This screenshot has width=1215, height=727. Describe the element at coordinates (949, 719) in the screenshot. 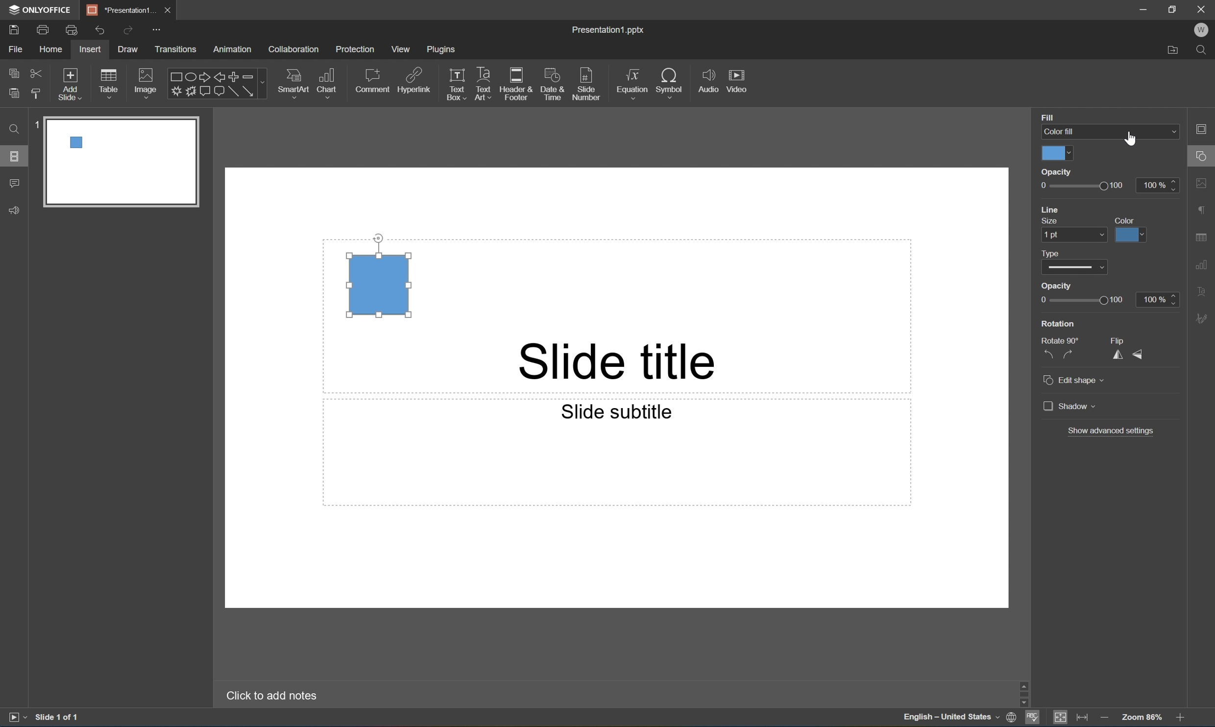

I see `English-United States` at that location.